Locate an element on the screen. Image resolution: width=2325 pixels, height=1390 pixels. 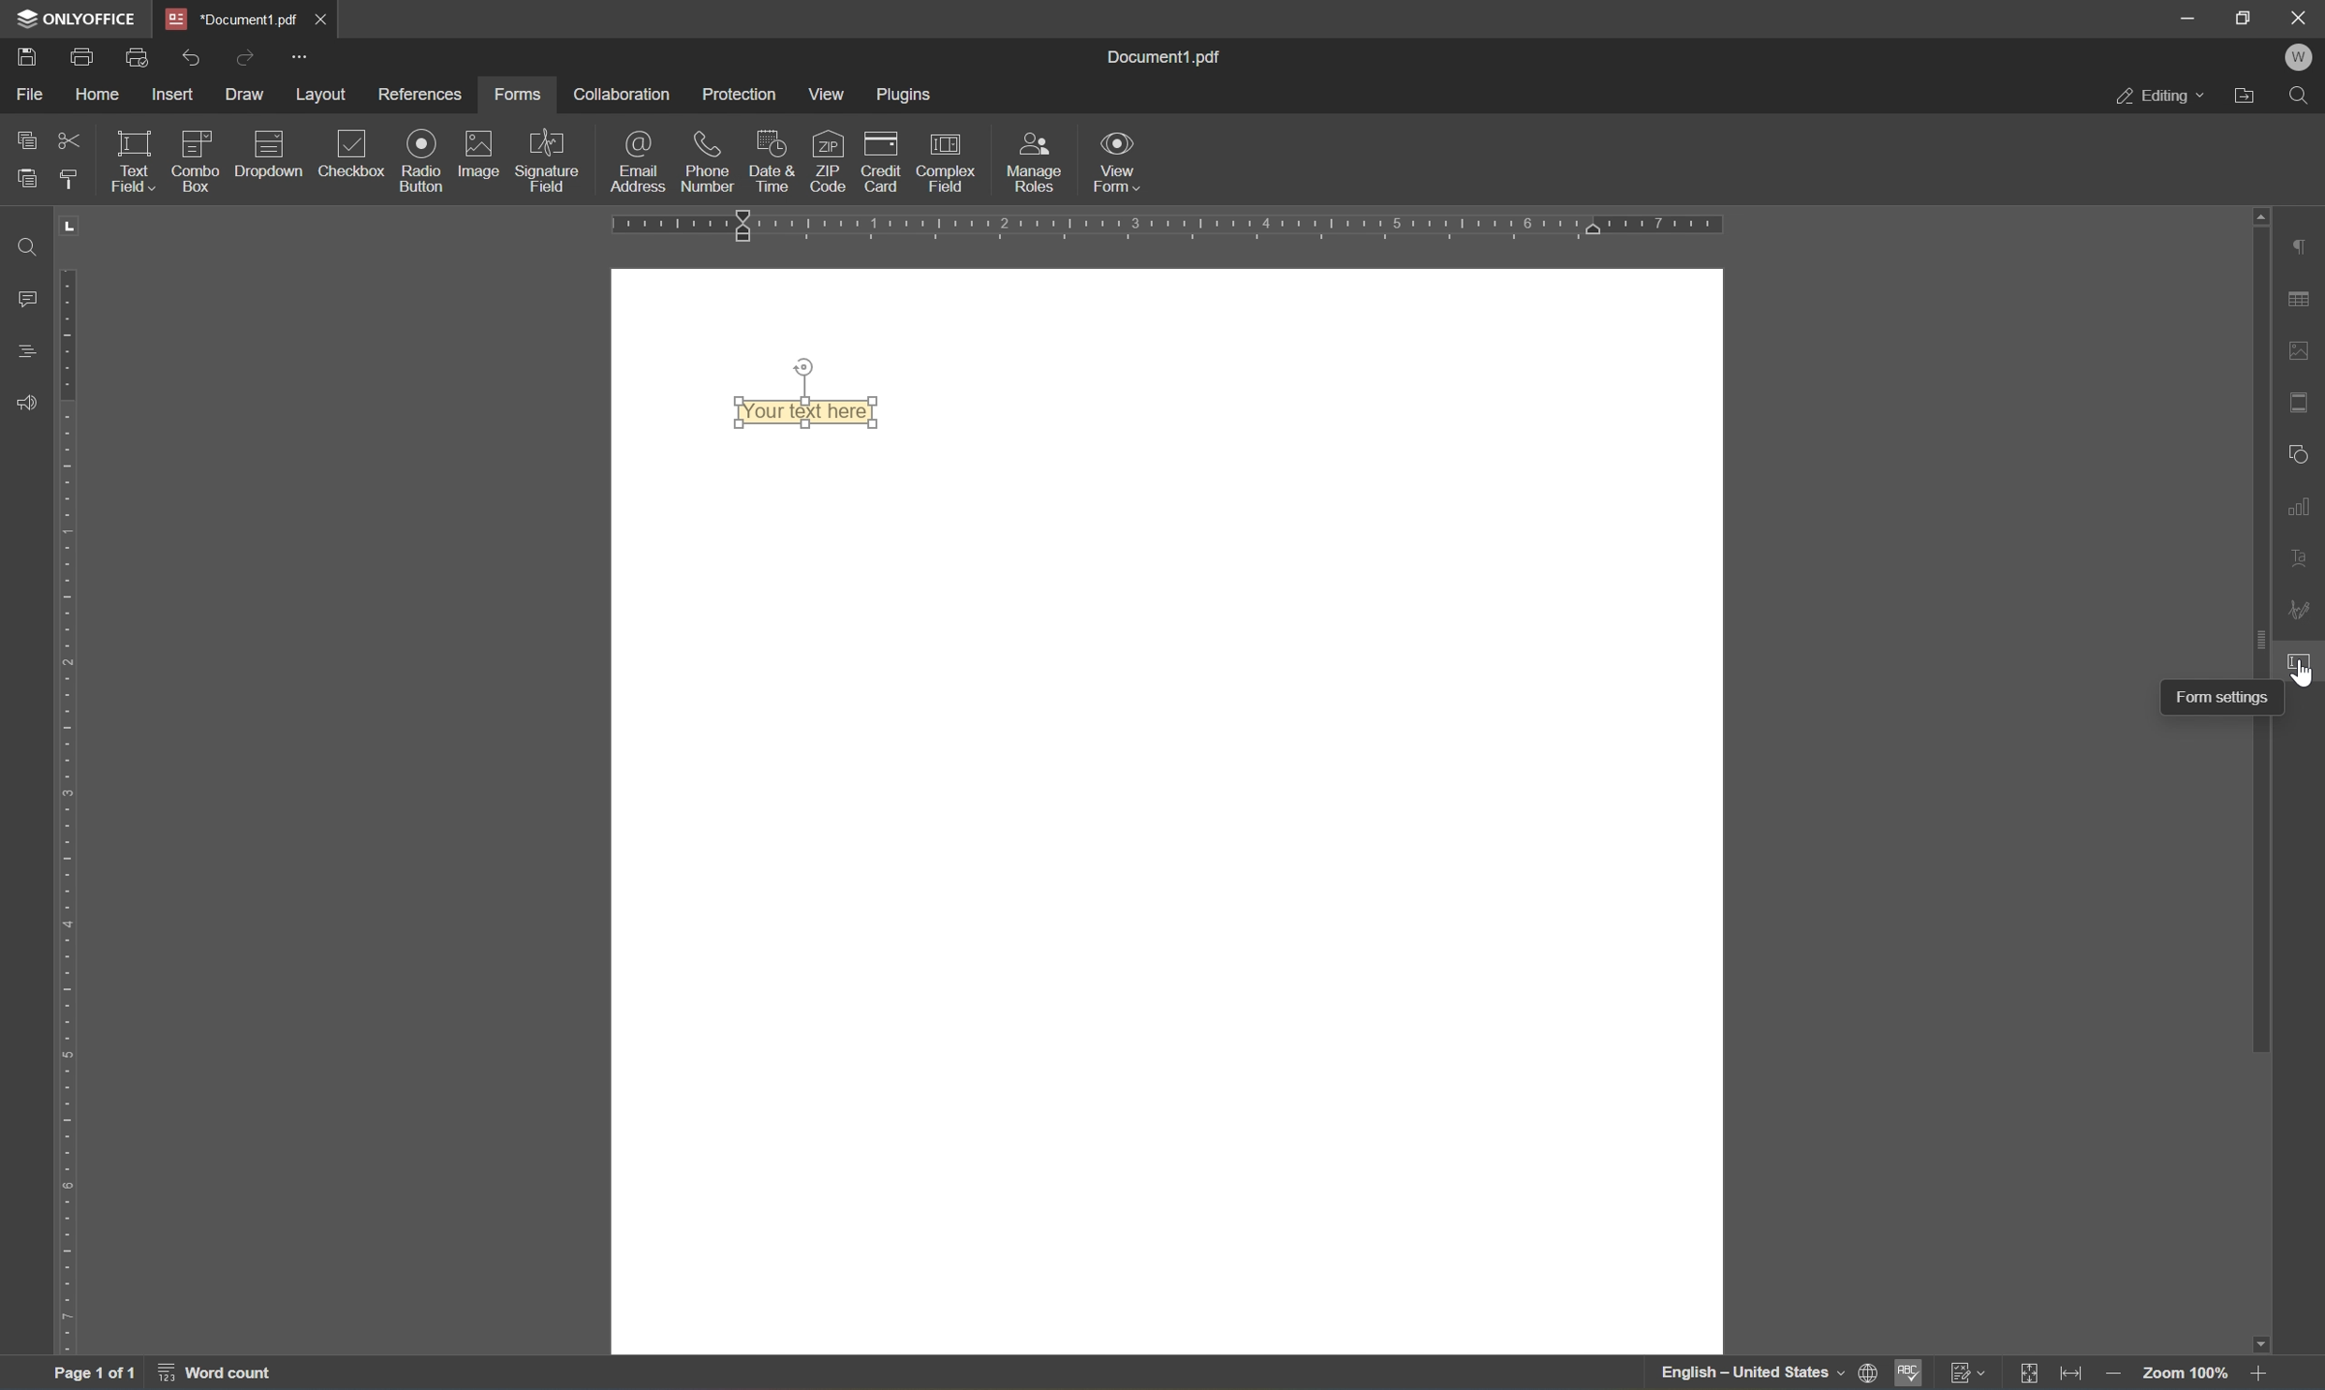
collaboration is located at coordinates (625, 96).